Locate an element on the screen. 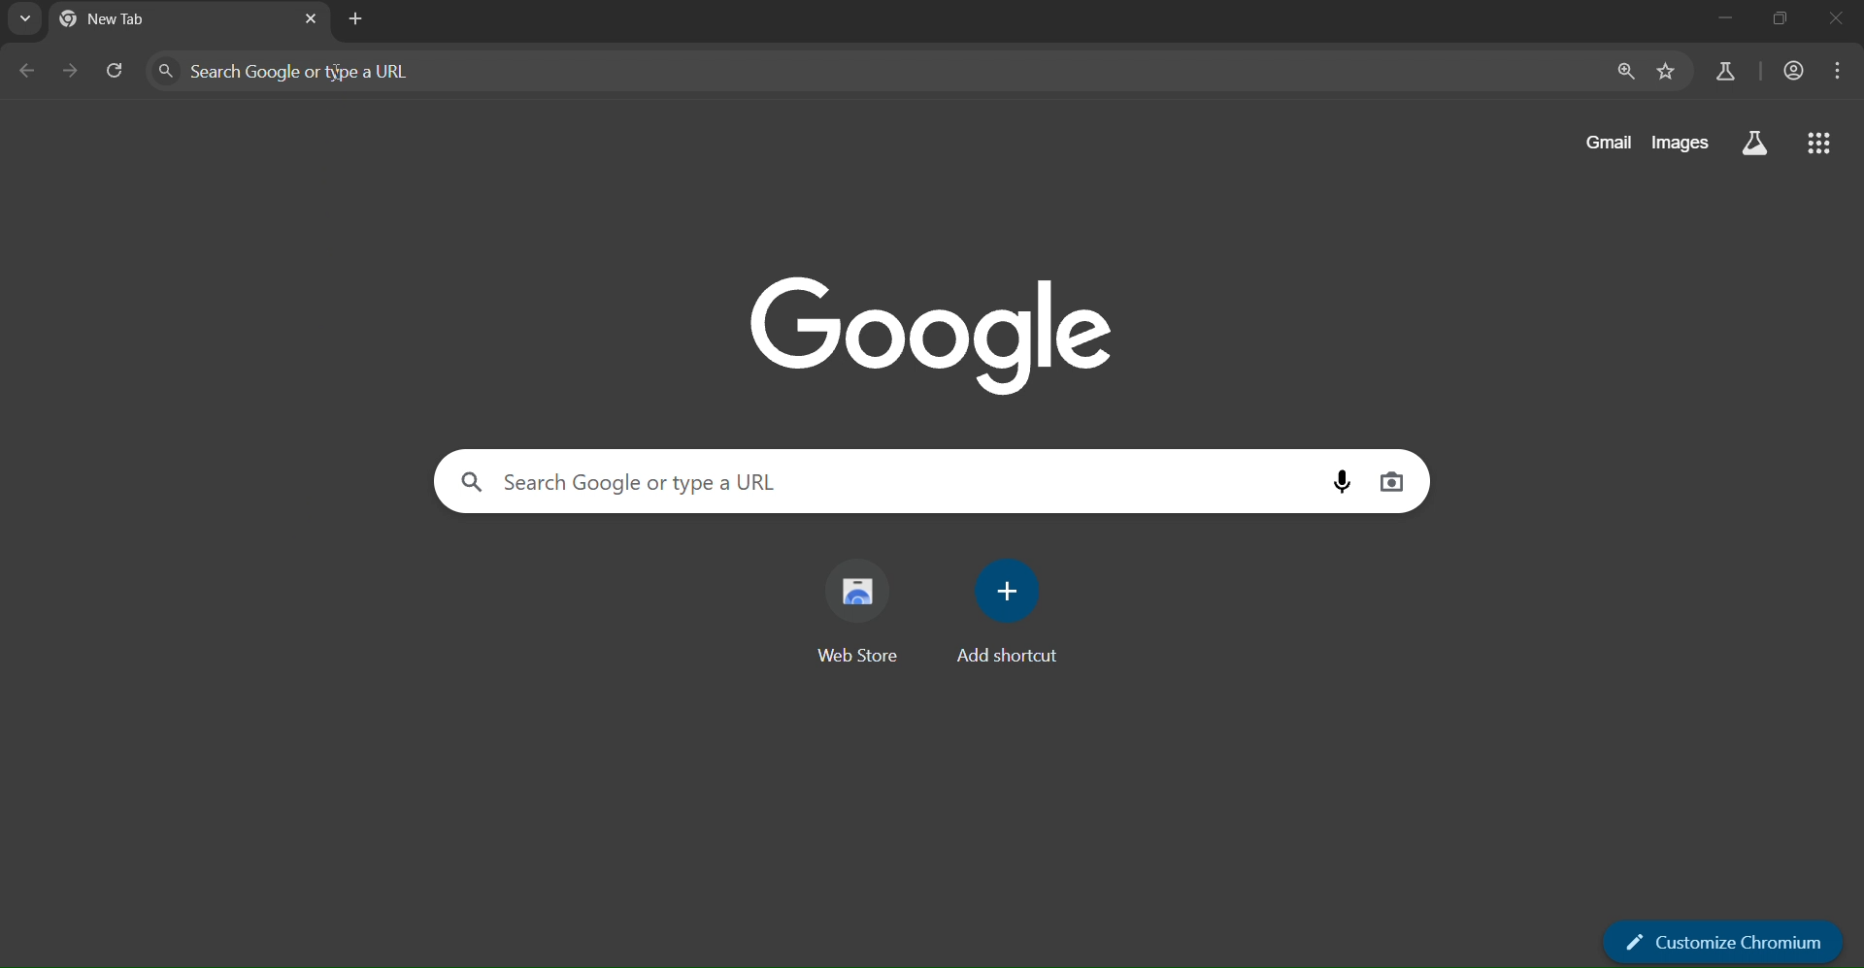 Image resolution: width=1864 pixels, height=968 pixels. zoom is located at coordinates (1621, 71).